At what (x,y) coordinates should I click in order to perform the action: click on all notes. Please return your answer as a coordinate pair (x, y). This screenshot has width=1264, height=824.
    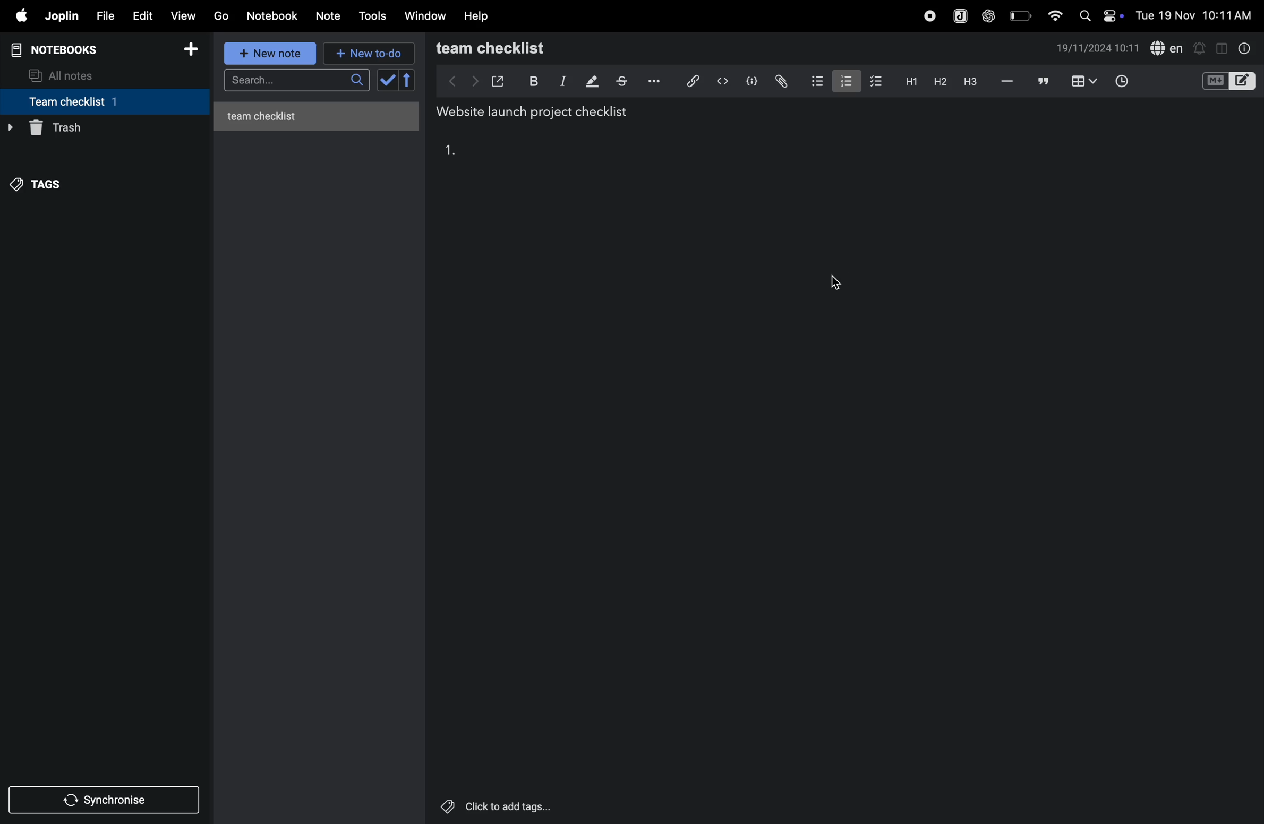
    Looking at the image, I should click on (70, 74).